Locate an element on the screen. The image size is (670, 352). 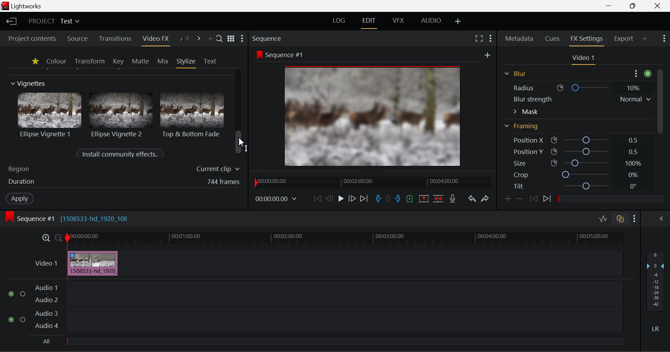
Video FX Panel Open is located at coordinates (157, 39).